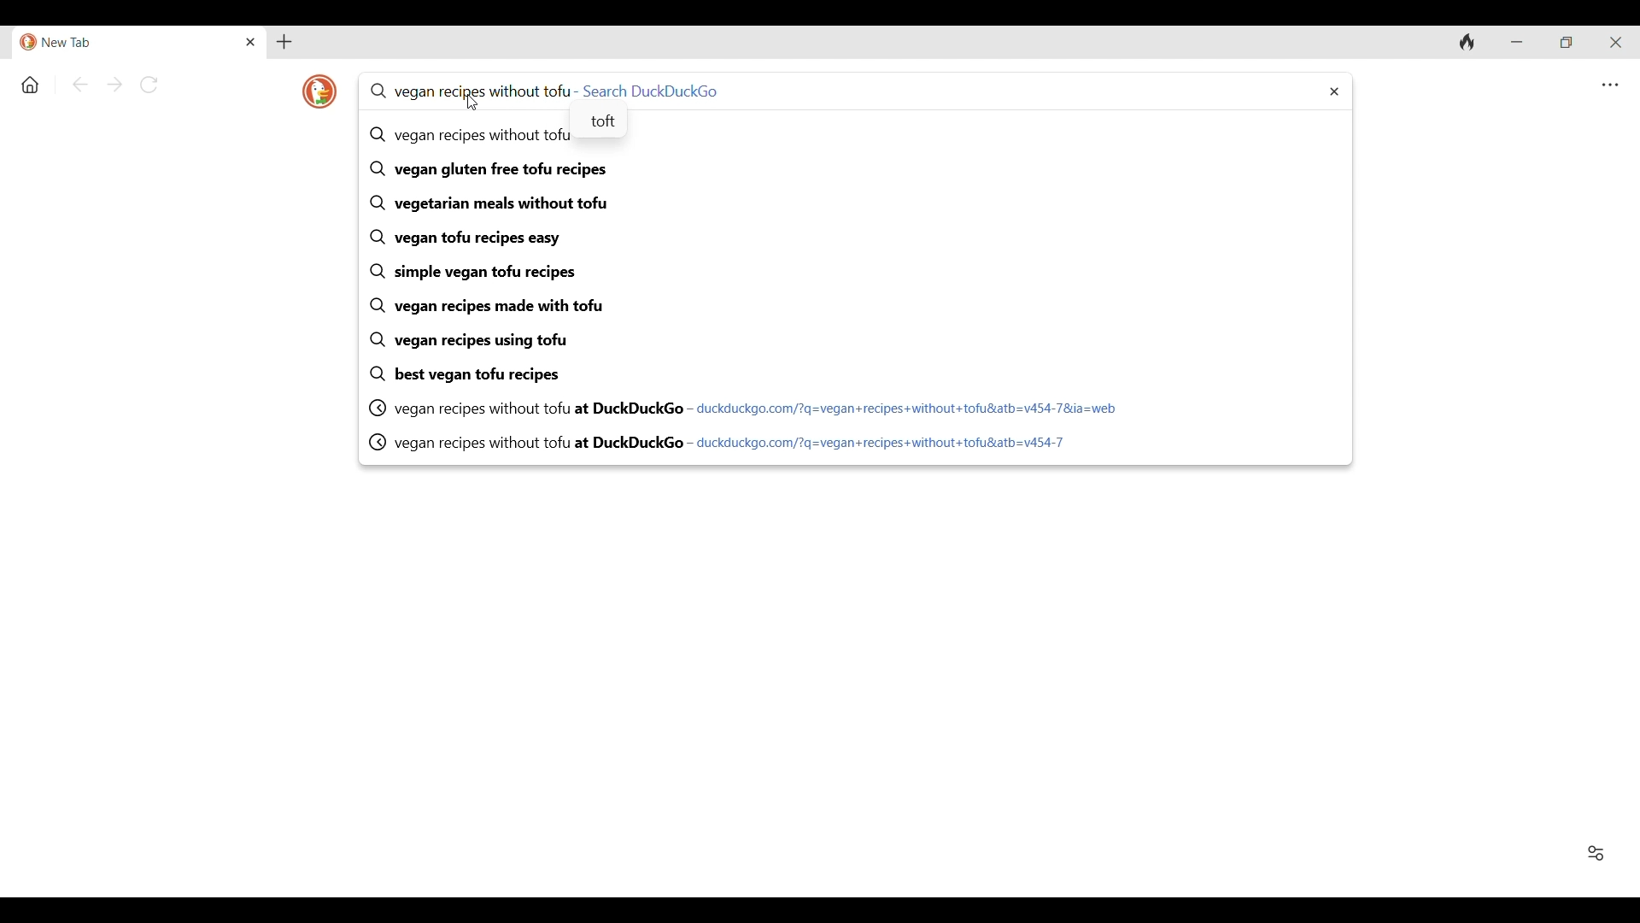 The image size is (1640, 923). What do you see at coordinates (149, 85) in the screenshot?
I see `Reload page` at bounding box center [149, 85].